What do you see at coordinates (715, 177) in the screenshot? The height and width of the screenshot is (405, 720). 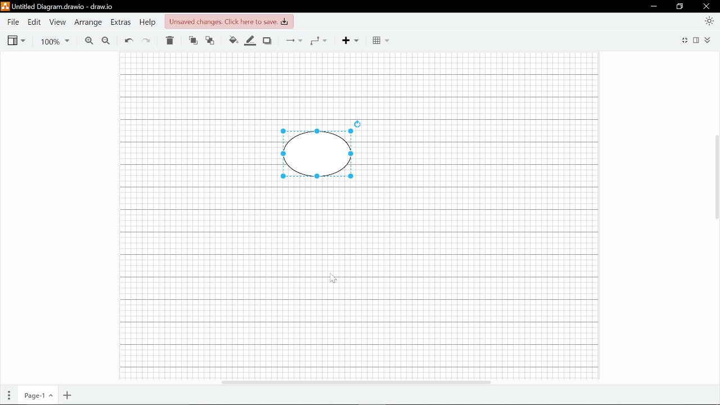 I see `Vertical scrollbar` at bounding box center [715, 177].